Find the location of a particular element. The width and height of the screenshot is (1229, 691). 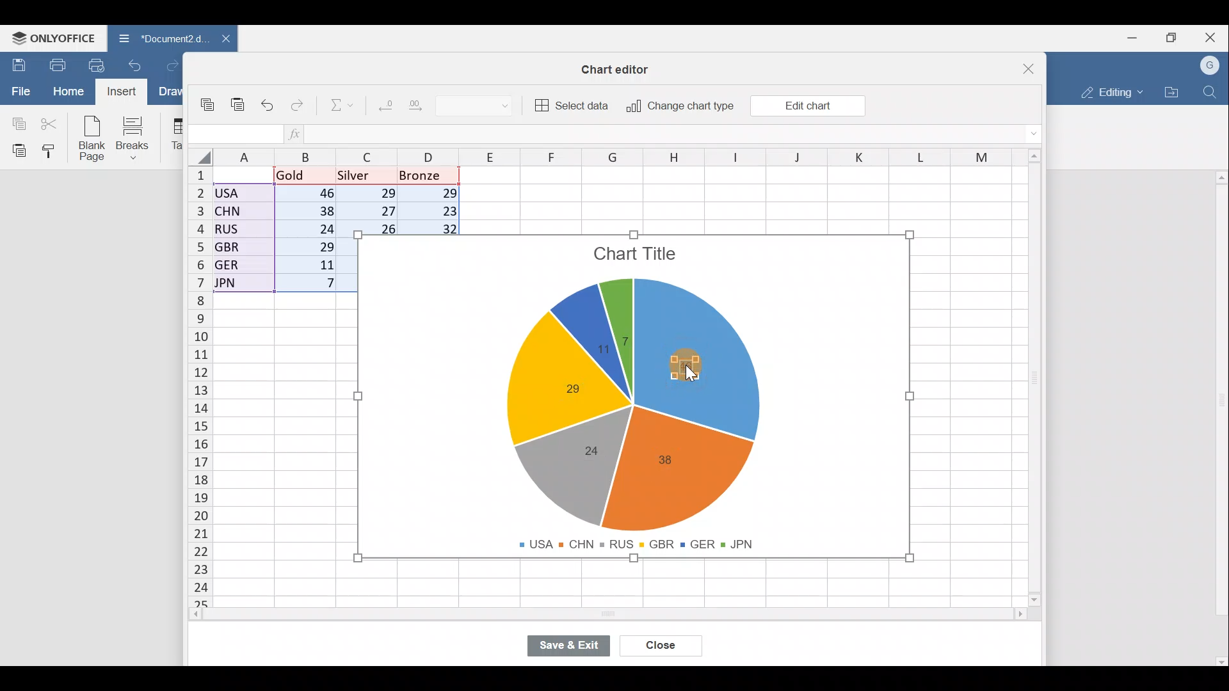

Chart label is located at coordinates (590, 449).